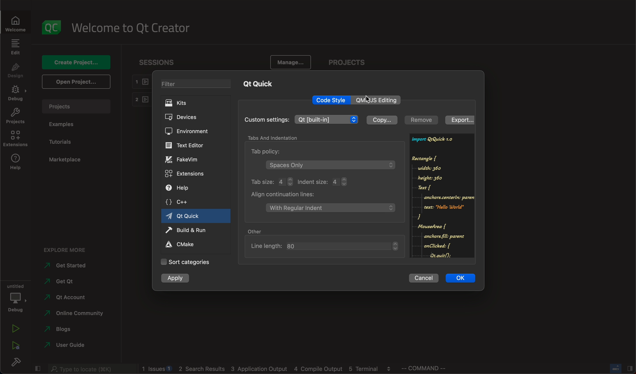 The height and width of the screenshot is (374, 636). I want to click on qt quick, so click(260, 85).